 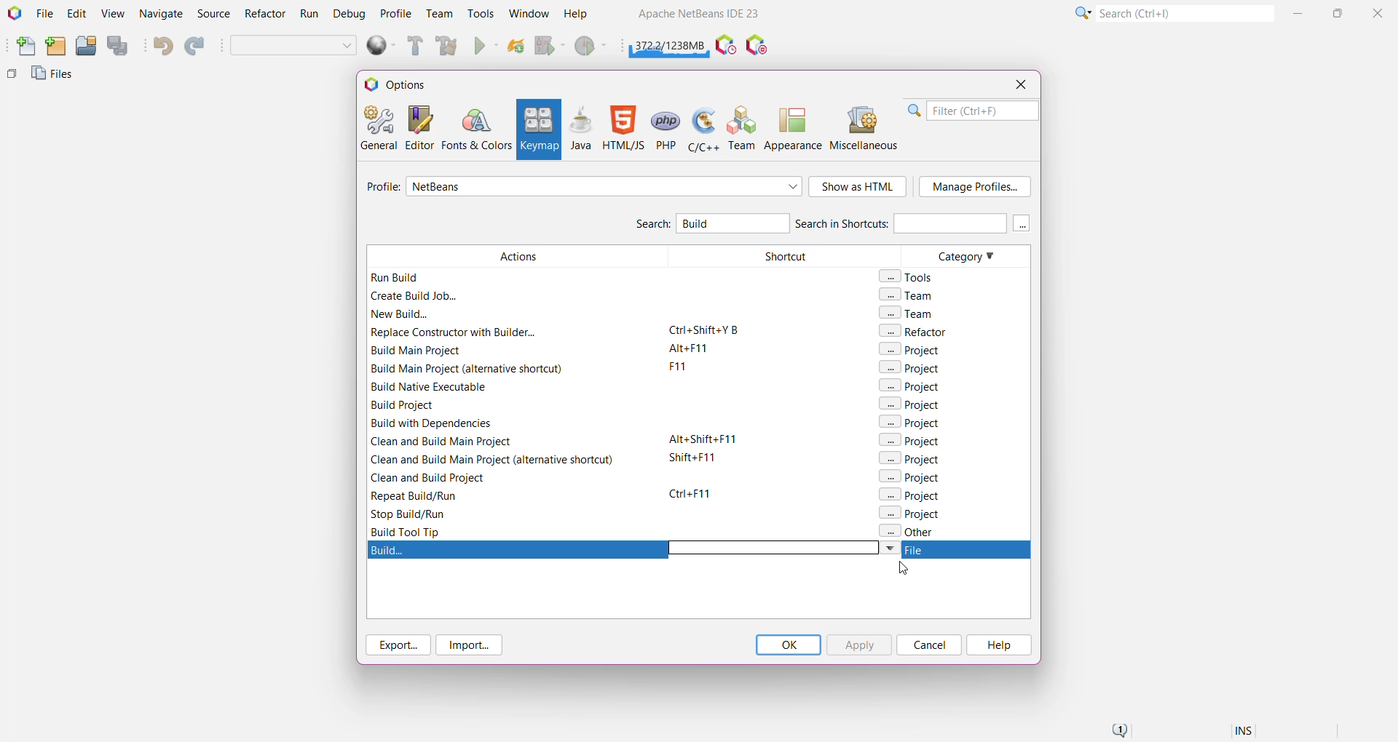 I want to click on Set Project Configuration, so click(x=294, y=47).